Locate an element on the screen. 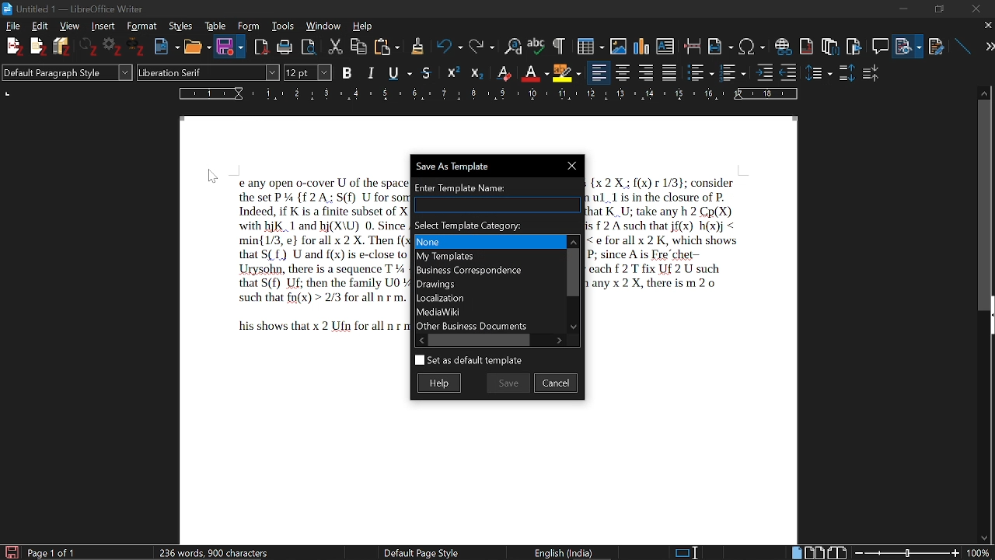  Align right is located at coordinates (648, 72).